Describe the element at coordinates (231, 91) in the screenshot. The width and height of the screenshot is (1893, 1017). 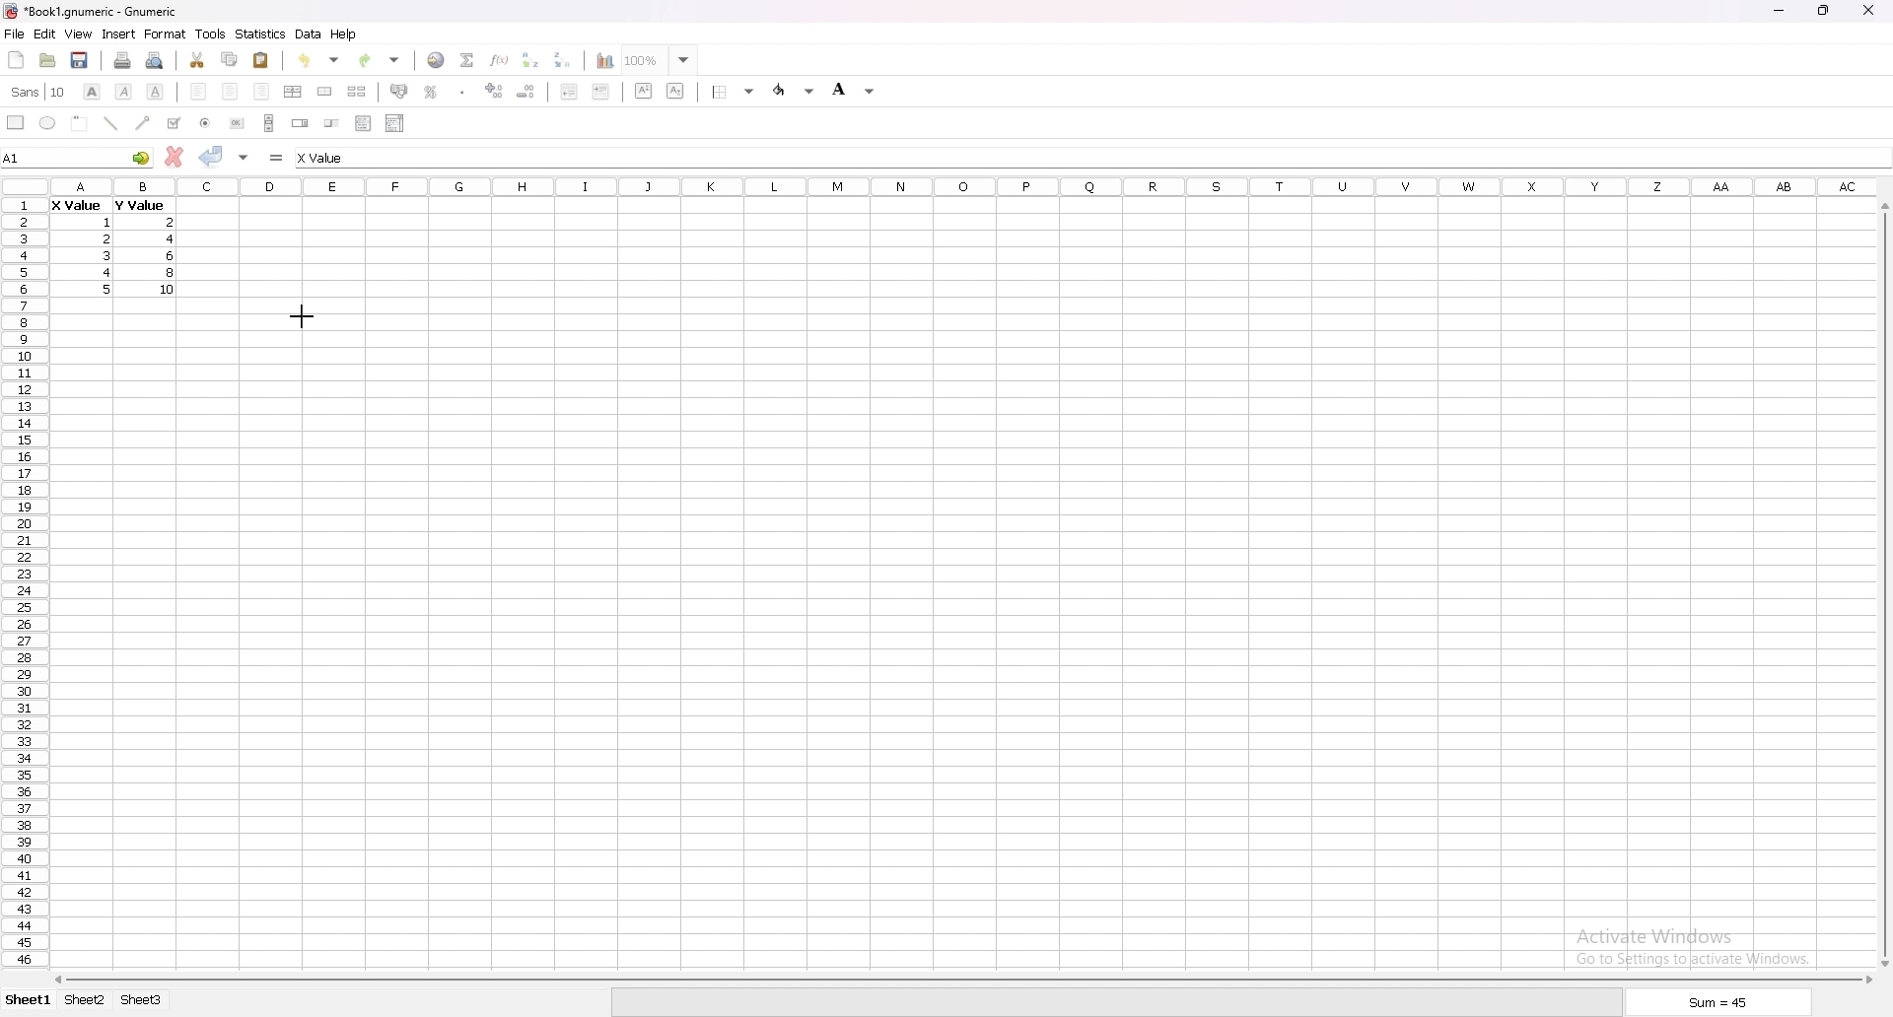
I see `centre` at that location.